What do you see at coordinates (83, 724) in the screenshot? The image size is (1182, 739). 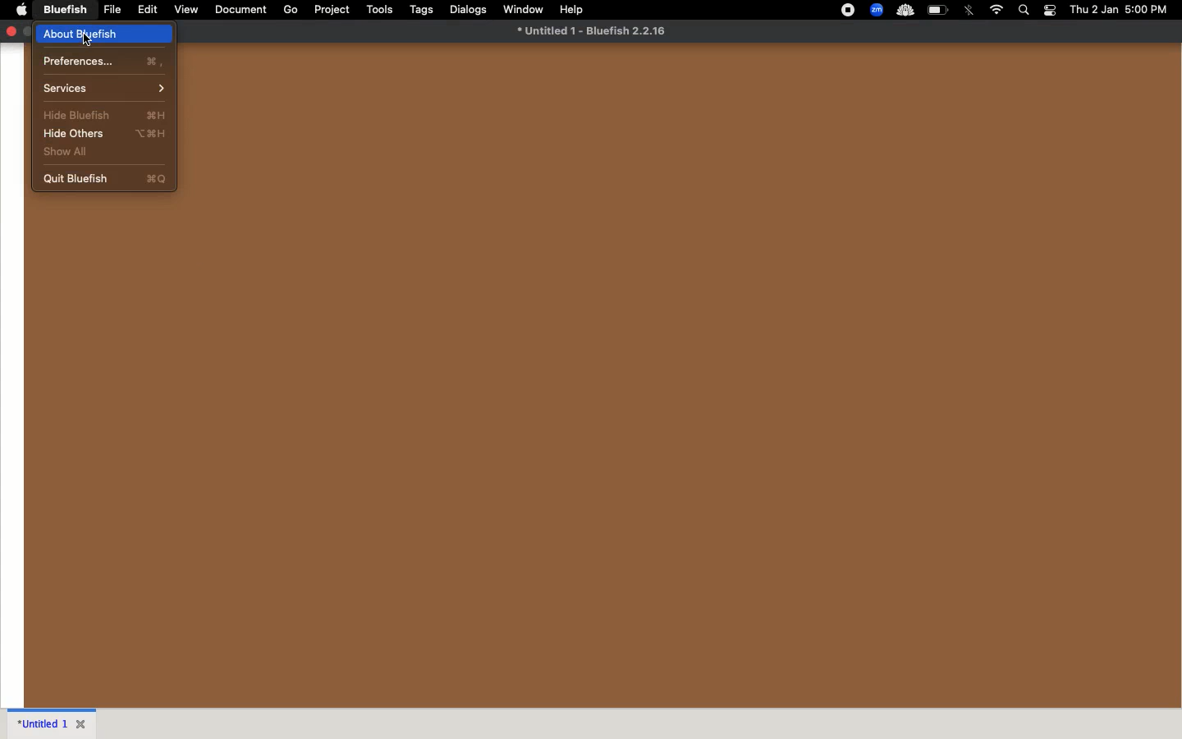 I see `Close` at bounding box center [83, 724].